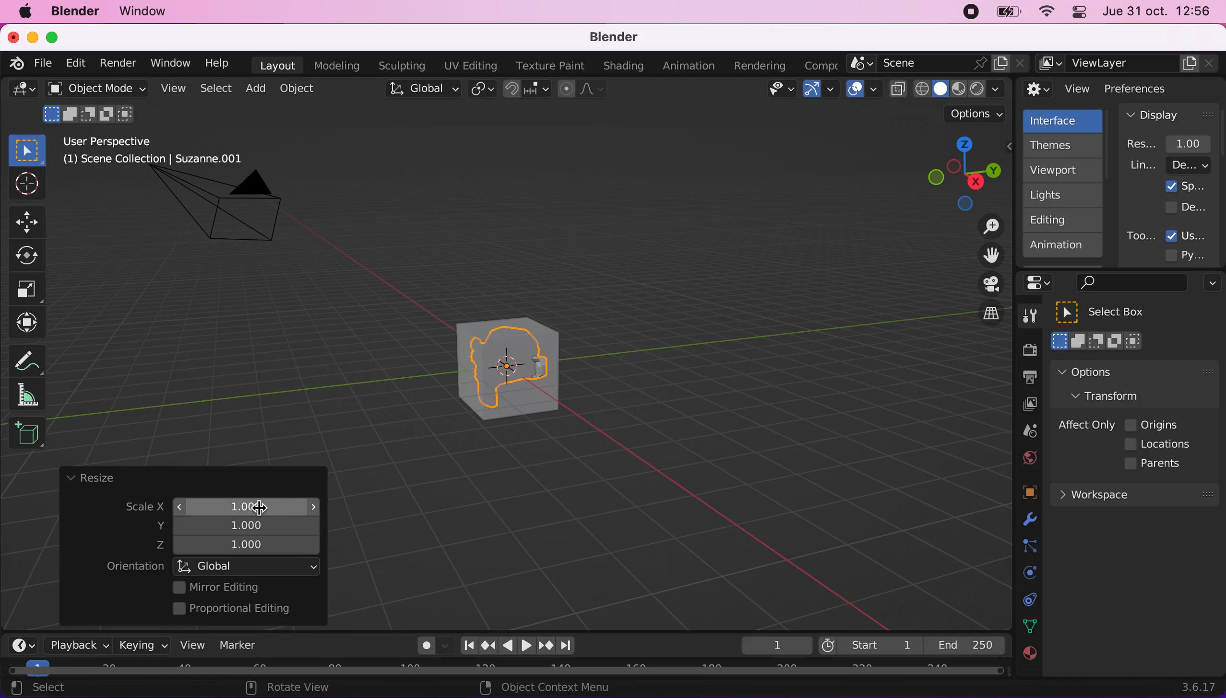 This screenshot has width=1226, height=698. What do you see at coordinates (248, 566) in the screenshot?
I see `global` at bounding box center [248, 566].